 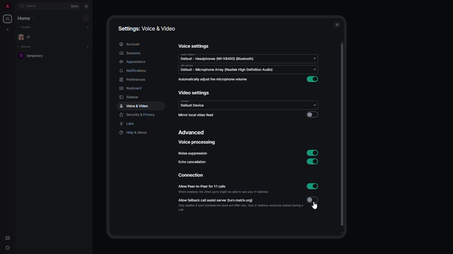 I want to click on microphone default, so click(x=227, y=68).